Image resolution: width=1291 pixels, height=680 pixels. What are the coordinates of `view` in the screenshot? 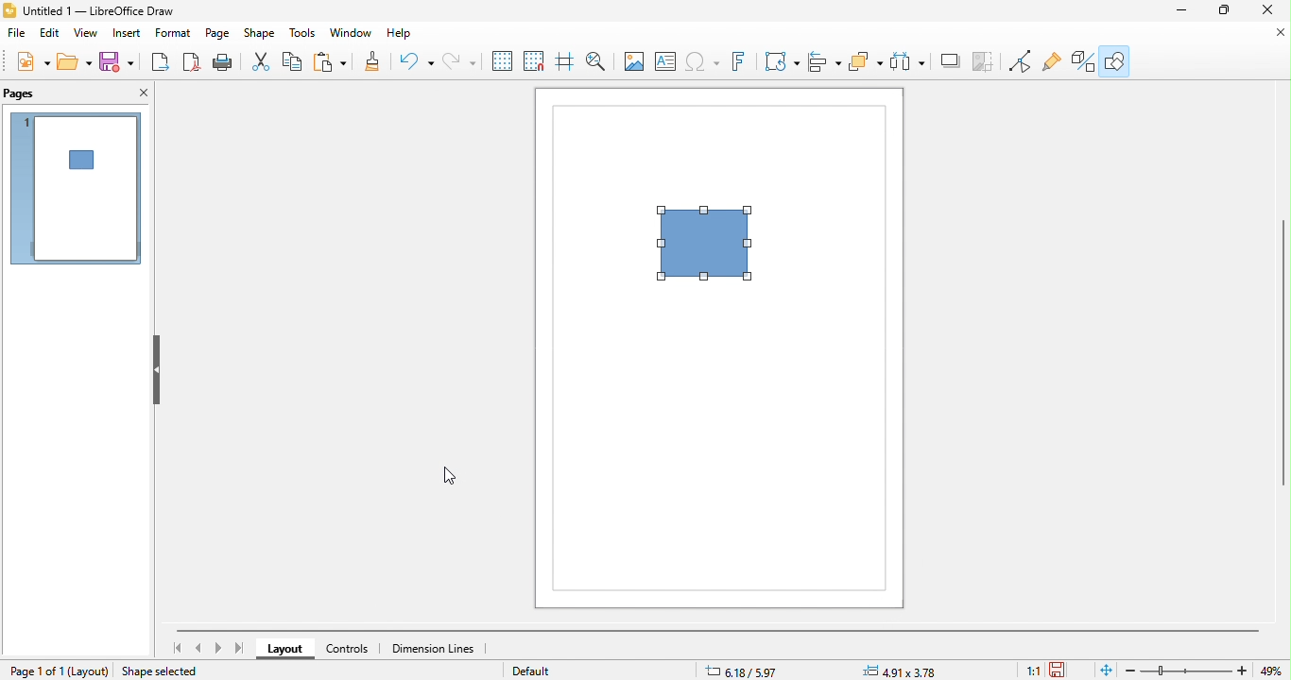 It's located at (87, 34).